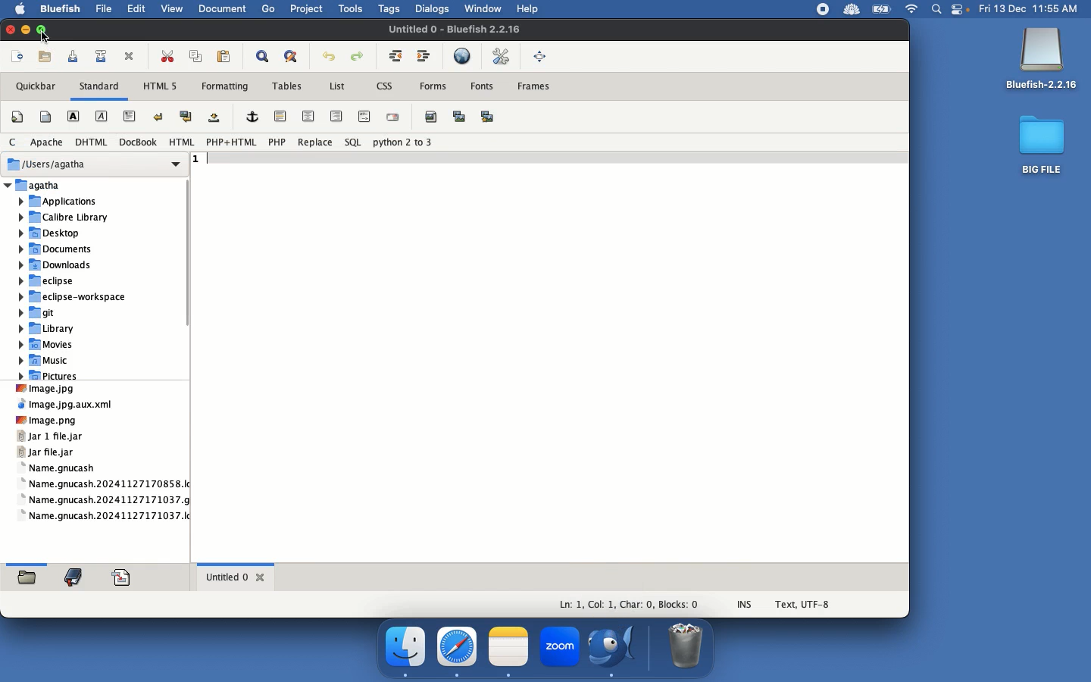 This screenshot has height=682, width=1091. I want to click on Open, so click(46, 57).